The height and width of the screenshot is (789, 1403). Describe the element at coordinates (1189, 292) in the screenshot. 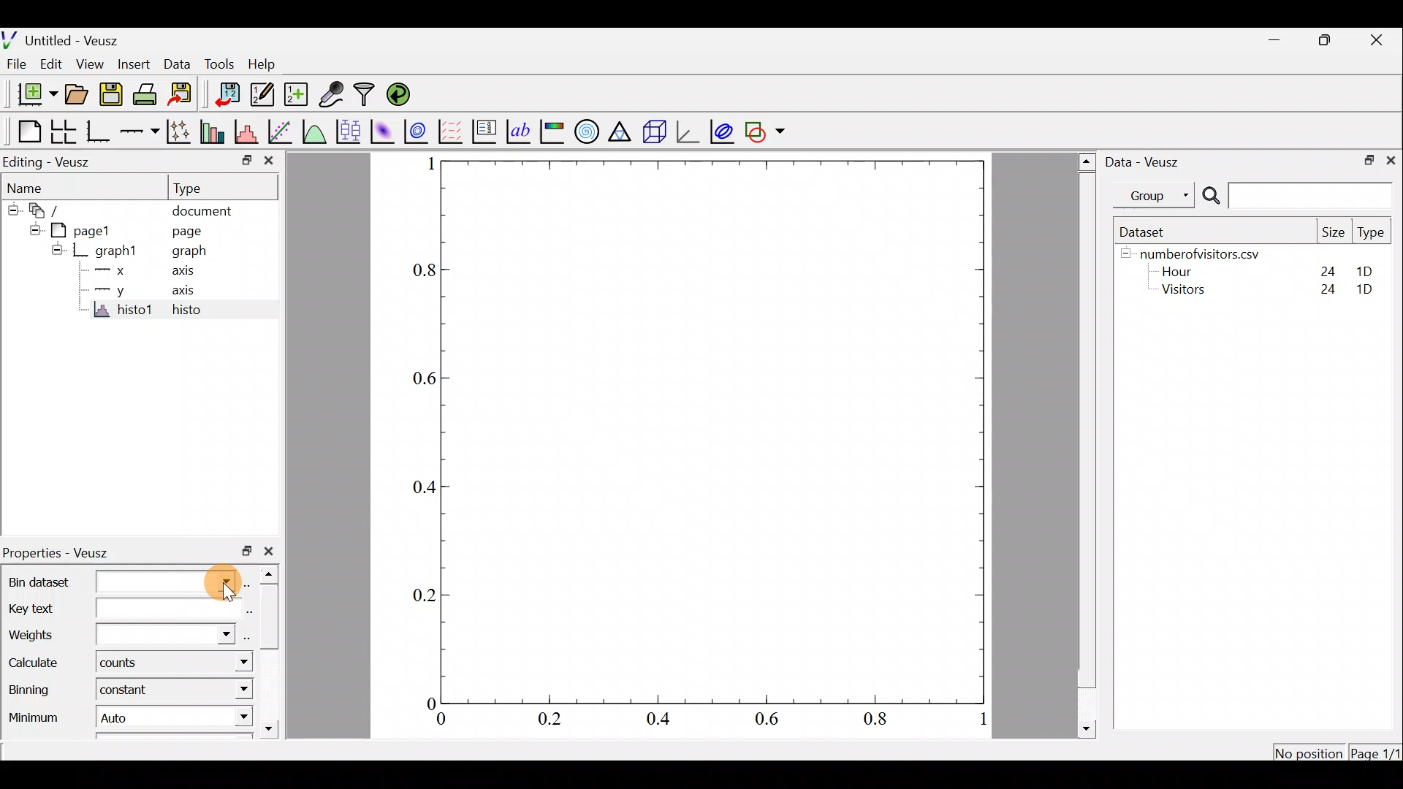

I see `Visitors` at that location.